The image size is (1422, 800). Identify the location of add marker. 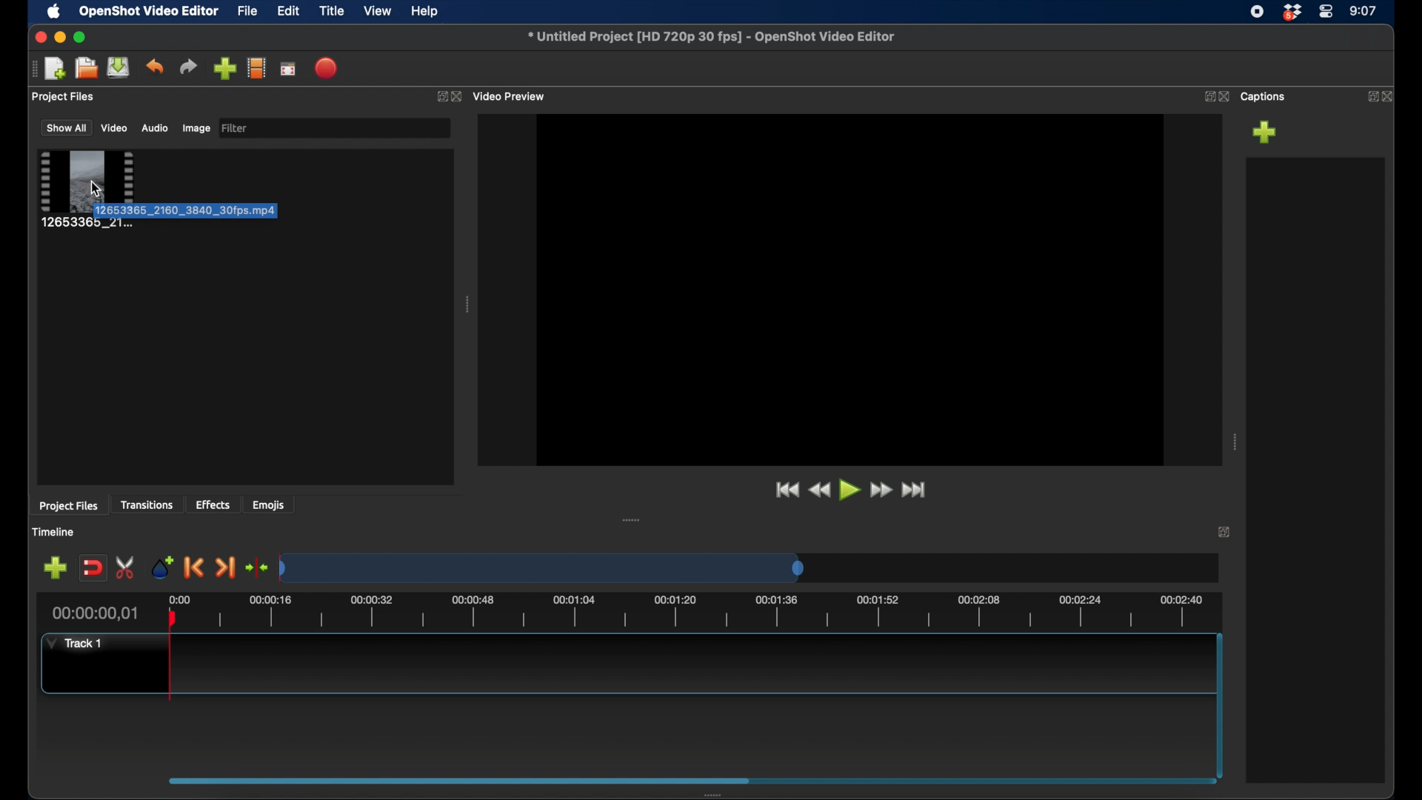
(55, 568).